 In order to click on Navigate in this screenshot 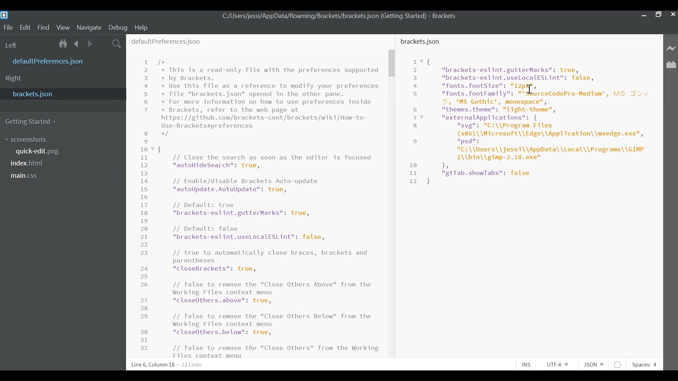, I will do `click(89, 28)`.